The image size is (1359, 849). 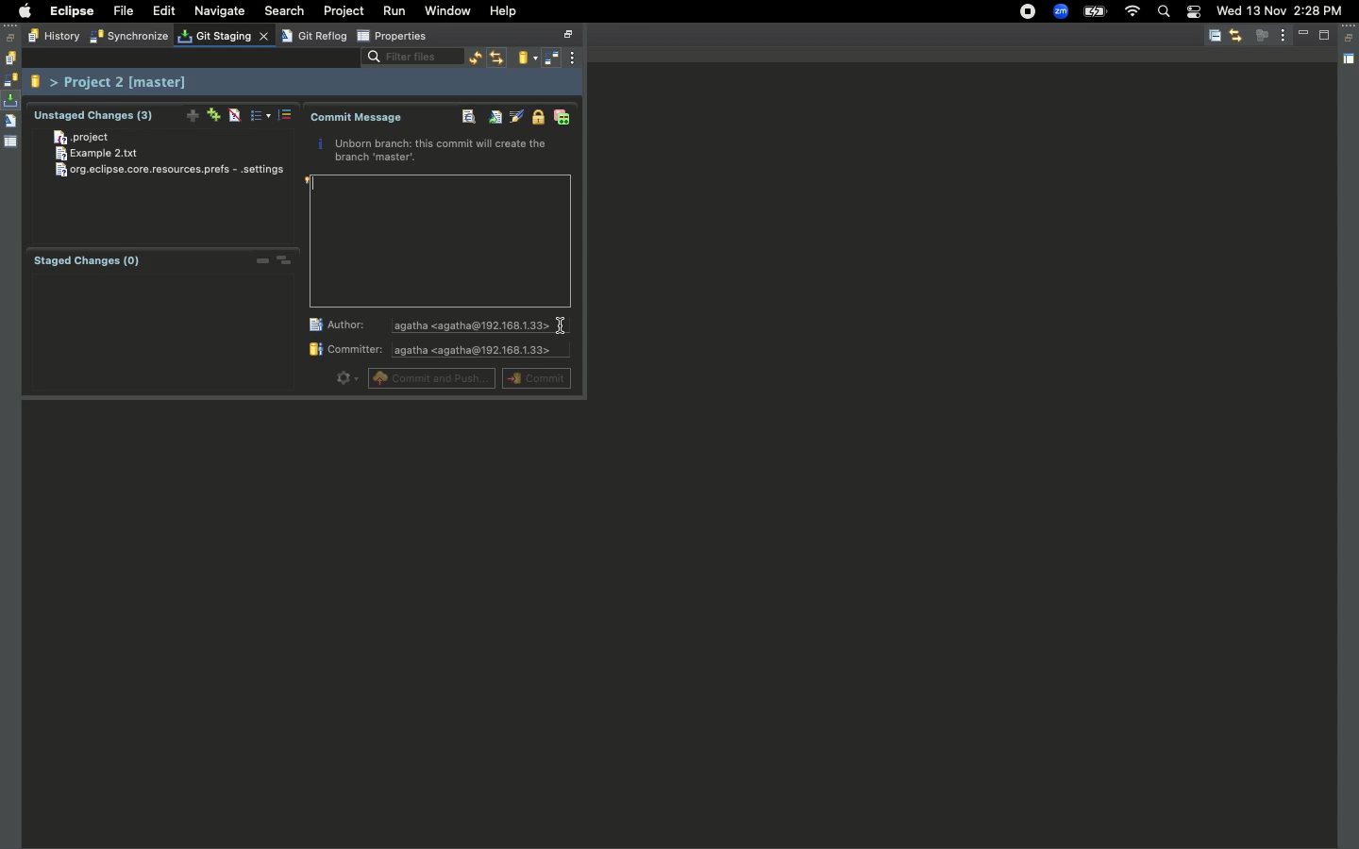 What do you see at coordinates (505, 10) in the screenshot?
I see `Help` at bounding box center [505, 10].